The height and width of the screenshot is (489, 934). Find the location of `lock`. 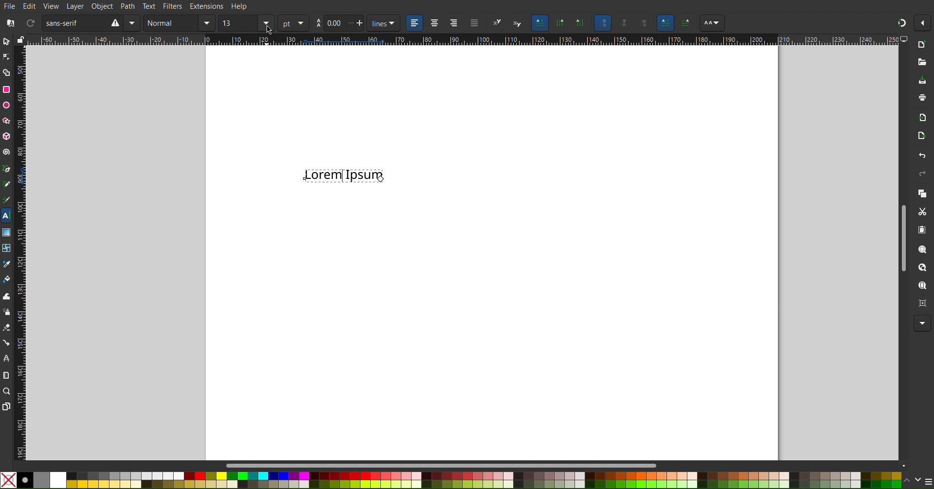

lock is located at coordinates (20, 38).